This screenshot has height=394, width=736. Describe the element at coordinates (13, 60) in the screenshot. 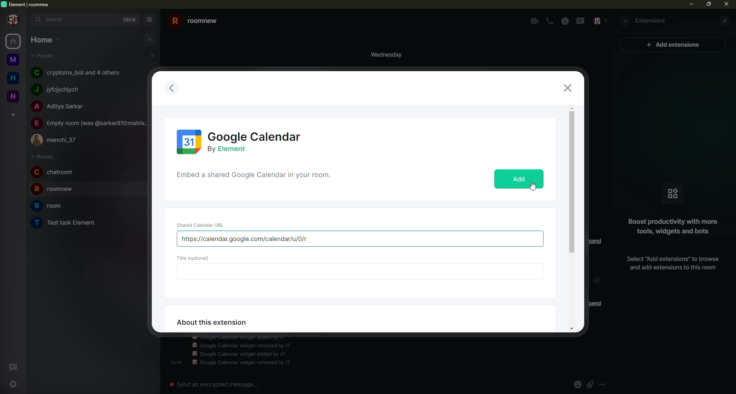

I see `room` at that location.